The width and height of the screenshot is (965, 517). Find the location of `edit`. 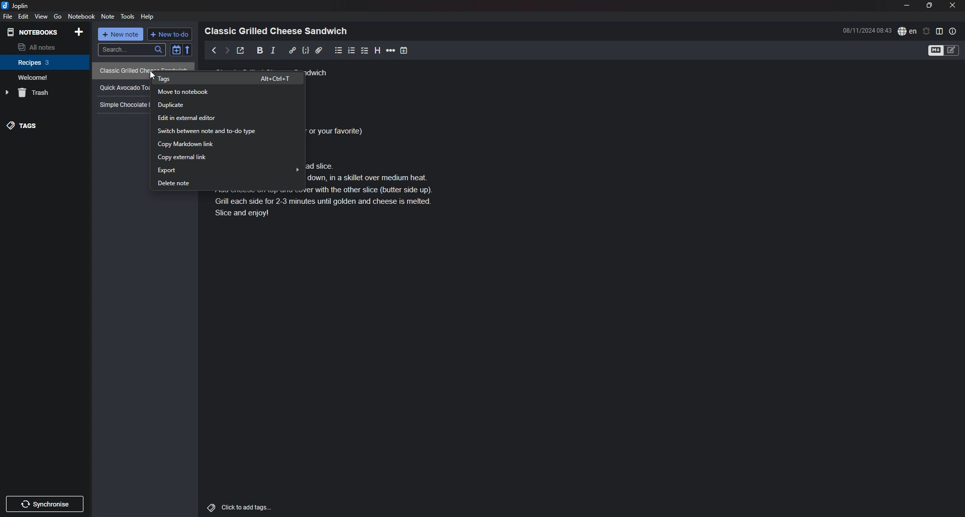

edit is located at coordinates (23, 17).